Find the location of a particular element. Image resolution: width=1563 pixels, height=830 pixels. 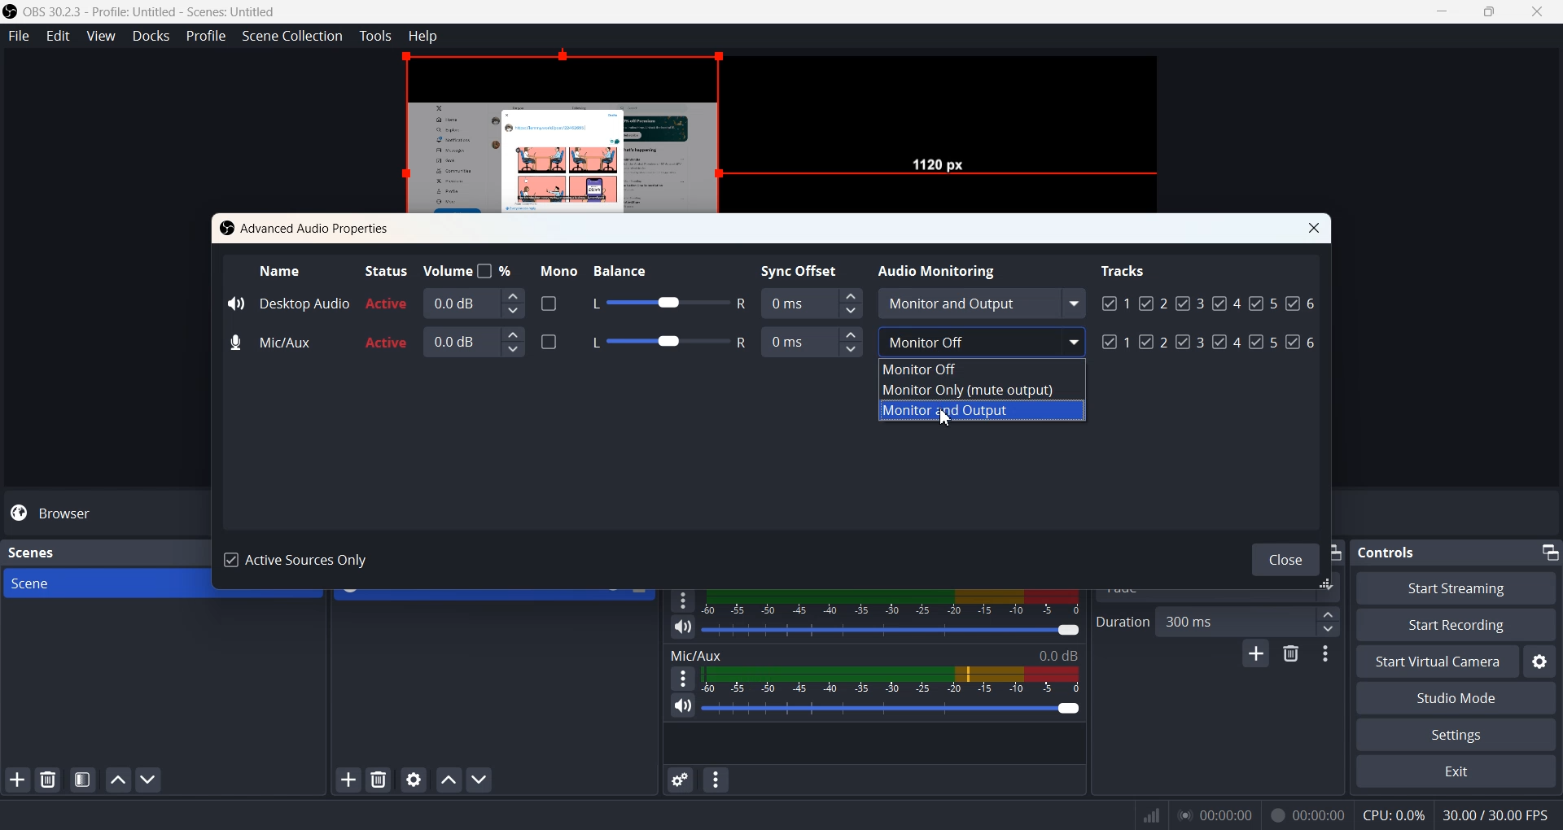

Volume is located at coordinates (470, 269).